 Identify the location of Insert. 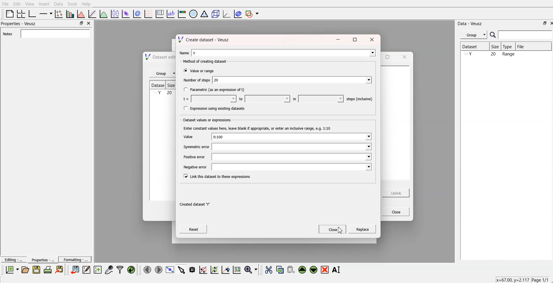
(43, 4).